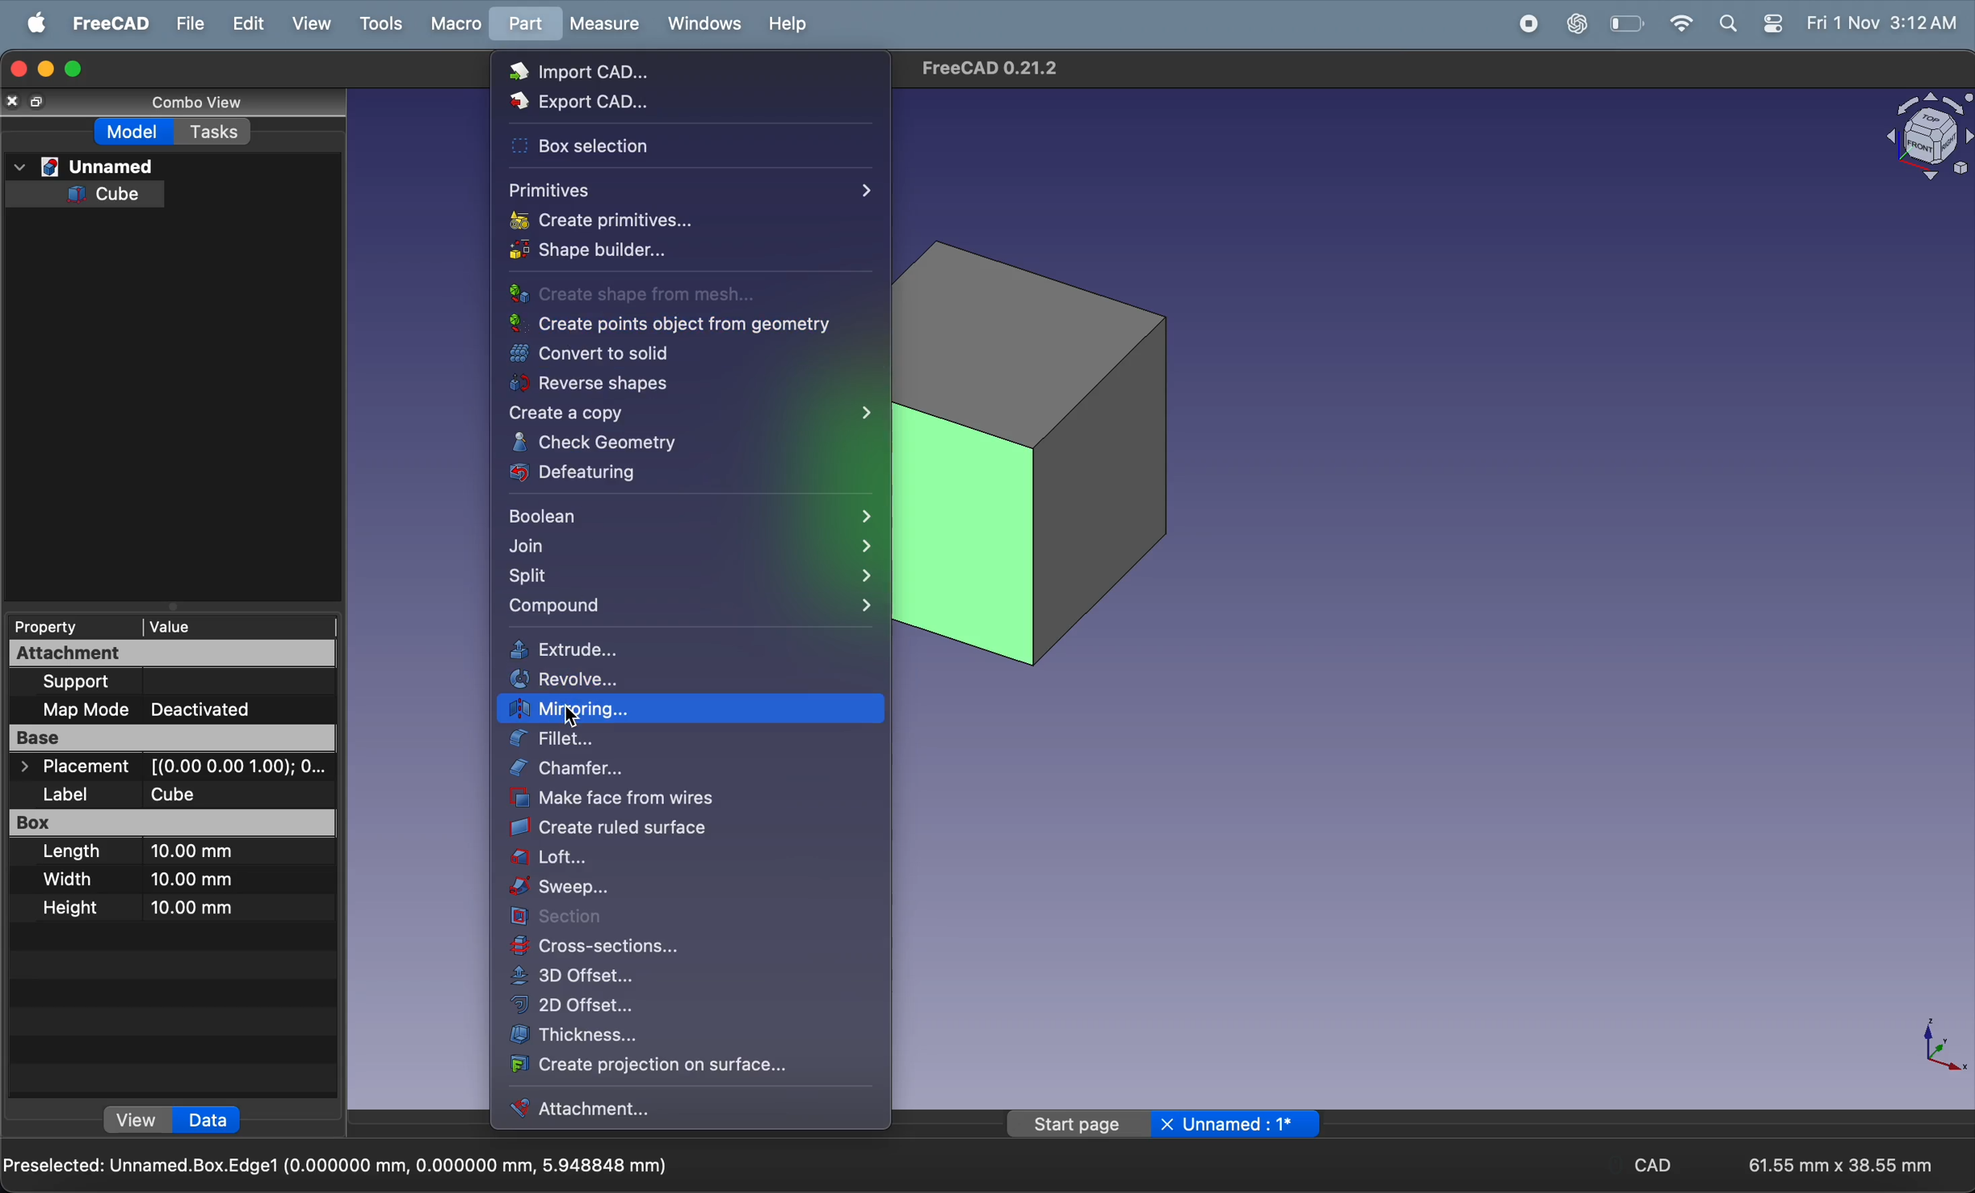  I want to click on settings, so click(1769, 24).